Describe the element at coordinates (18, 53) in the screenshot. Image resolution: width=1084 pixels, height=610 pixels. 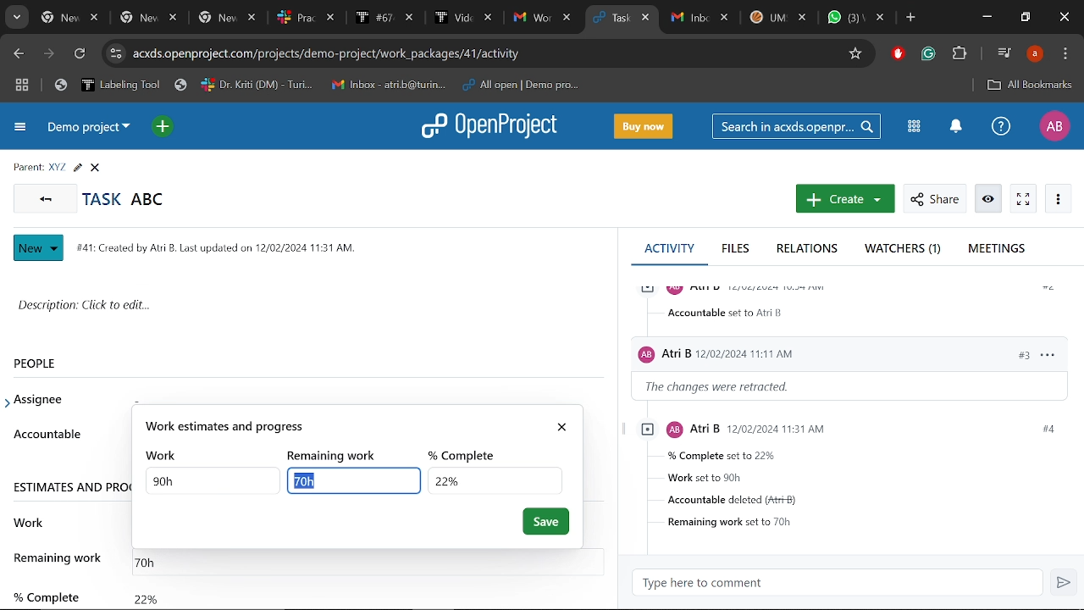
I see `Previous page` at that location.